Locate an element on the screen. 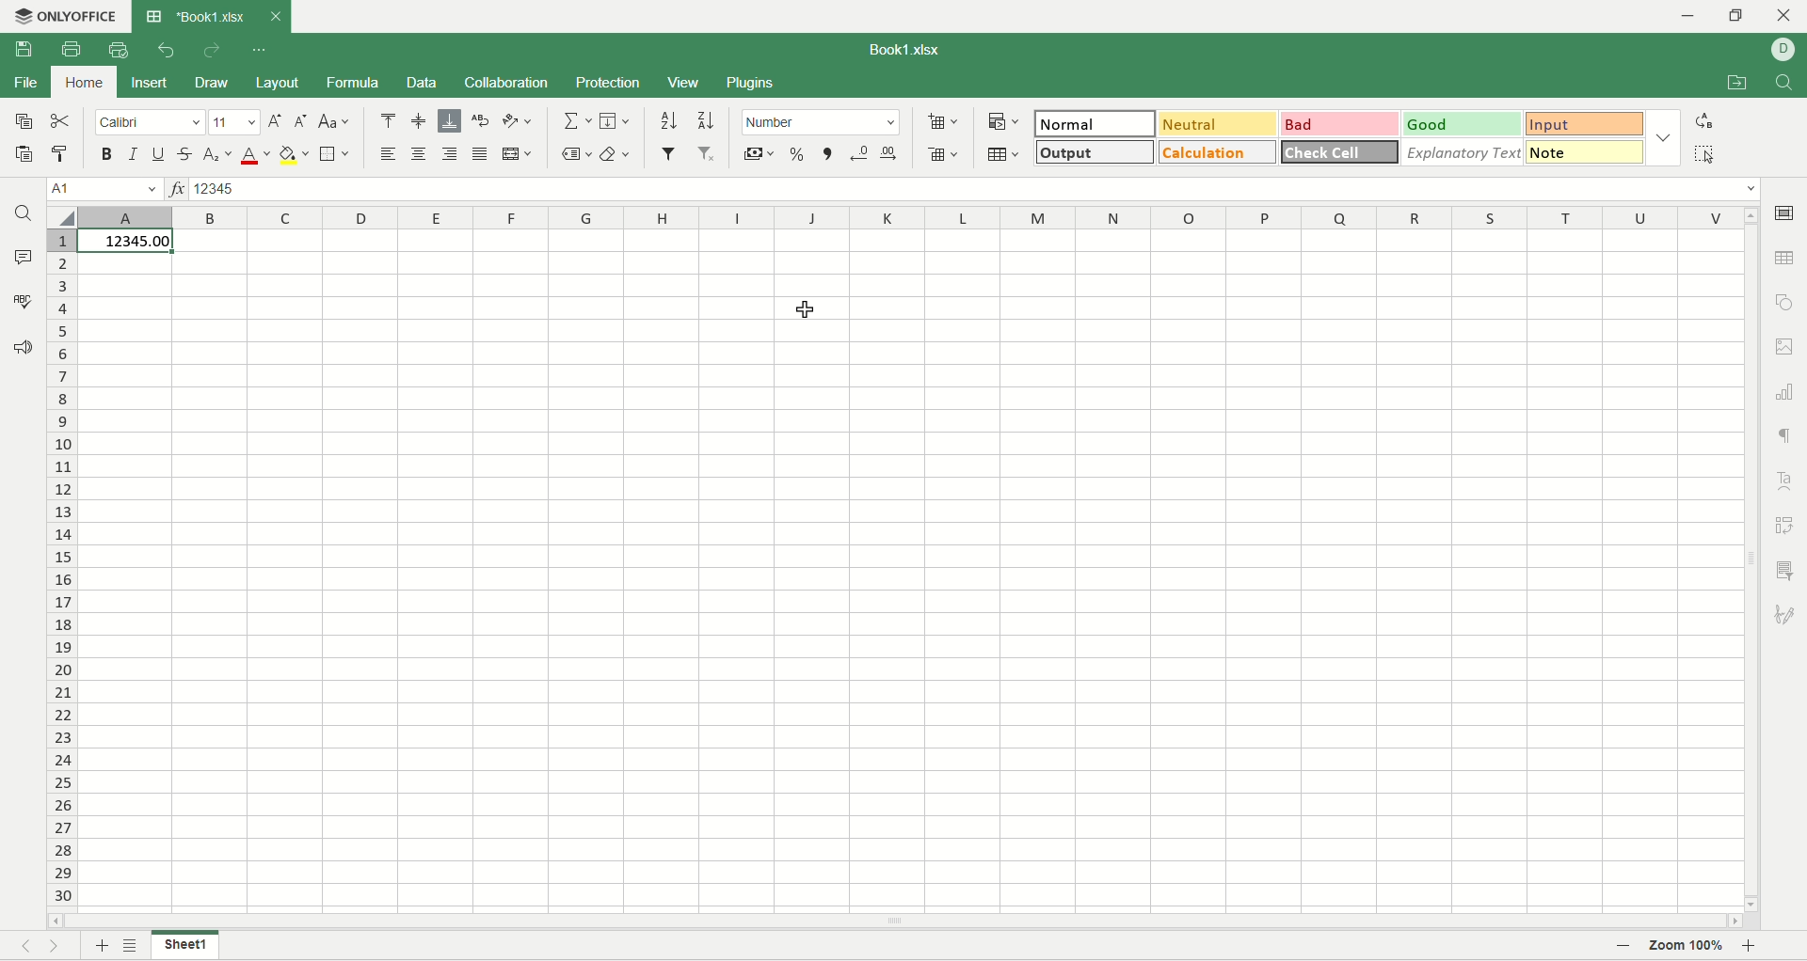  calculation is located at coordinates (1219, 151).